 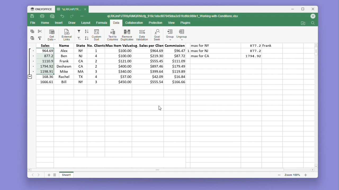 I want to click on sort ascending, so click(x=87, y=31).